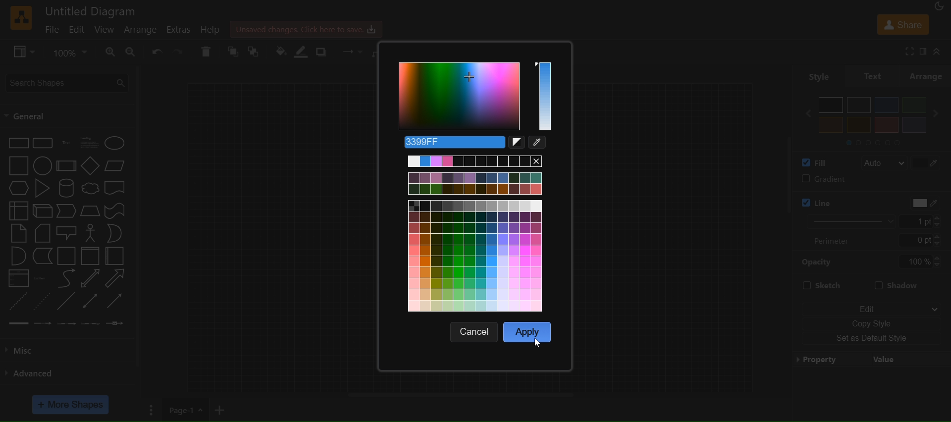 The width and height of the screenshot is (951, 422). Describe the element at coordinates (20, 18) in the screenshot. I see `logo` at that location.